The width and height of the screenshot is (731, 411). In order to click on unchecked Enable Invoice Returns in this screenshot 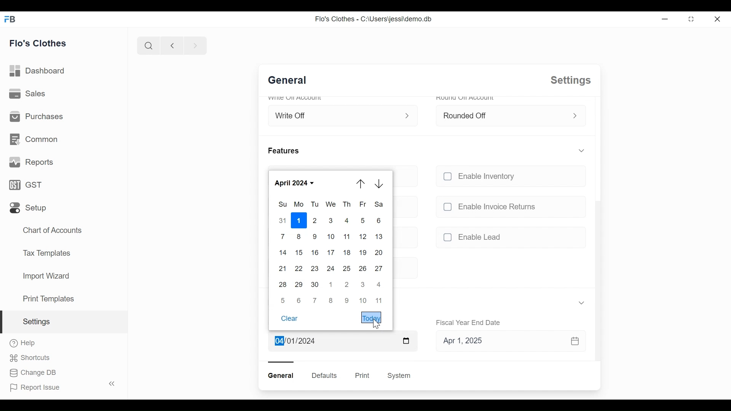, I will do `click(508, 206)`.